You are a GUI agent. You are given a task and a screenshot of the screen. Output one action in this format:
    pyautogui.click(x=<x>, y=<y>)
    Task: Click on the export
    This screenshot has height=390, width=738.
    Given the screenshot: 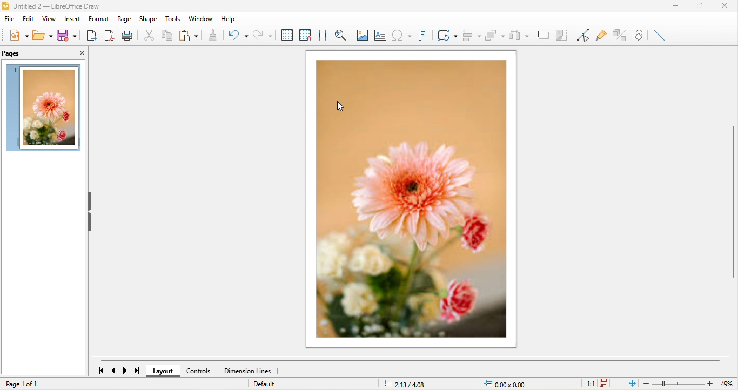 What is the action you would take?
    pyautogui.click(x=89, y=34)
    